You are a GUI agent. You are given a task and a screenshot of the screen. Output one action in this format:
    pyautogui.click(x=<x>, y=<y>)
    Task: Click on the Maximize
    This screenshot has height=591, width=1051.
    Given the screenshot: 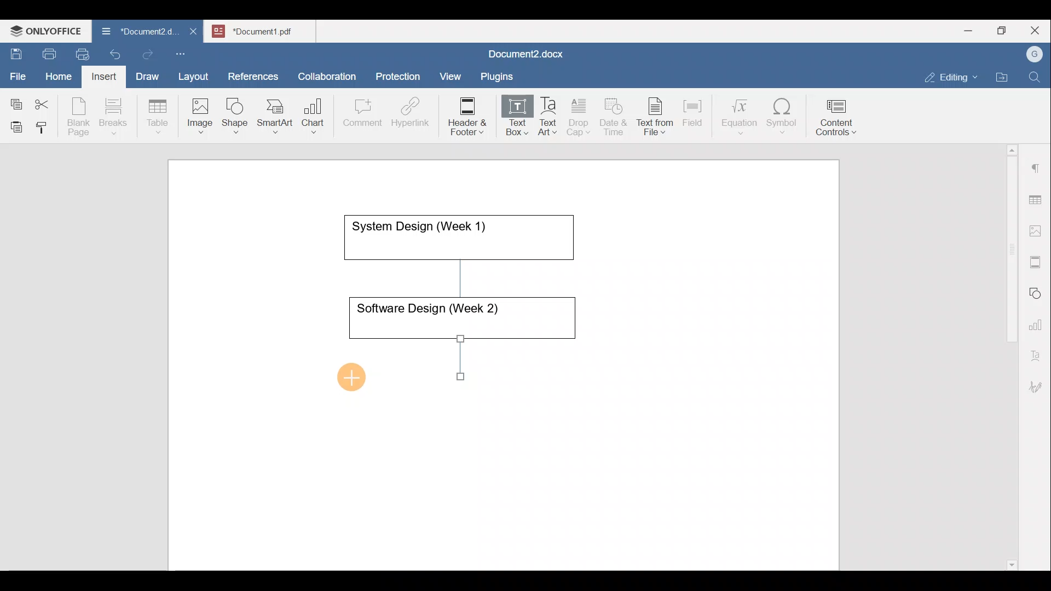 What is the action you would take?
    pyautogui.click(x=1004, y=31)
    